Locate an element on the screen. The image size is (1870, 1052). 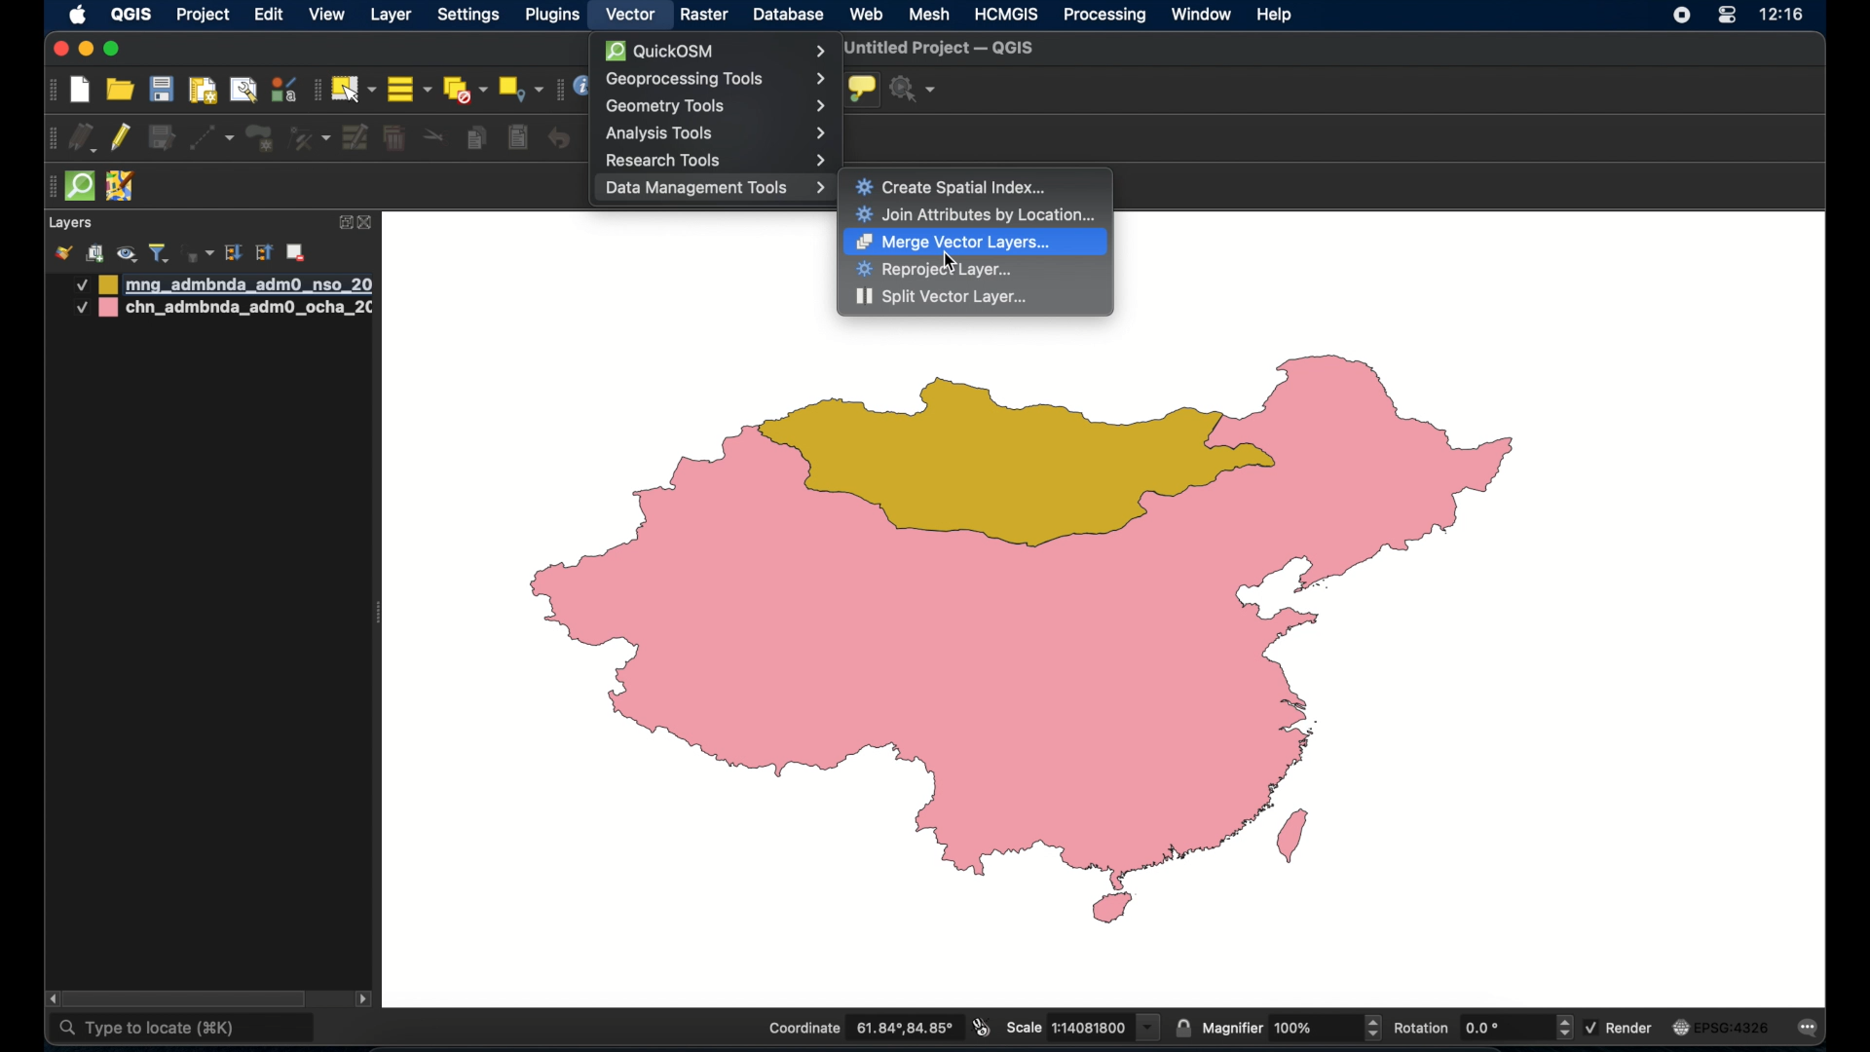
web is located at coordinates (868, 14).